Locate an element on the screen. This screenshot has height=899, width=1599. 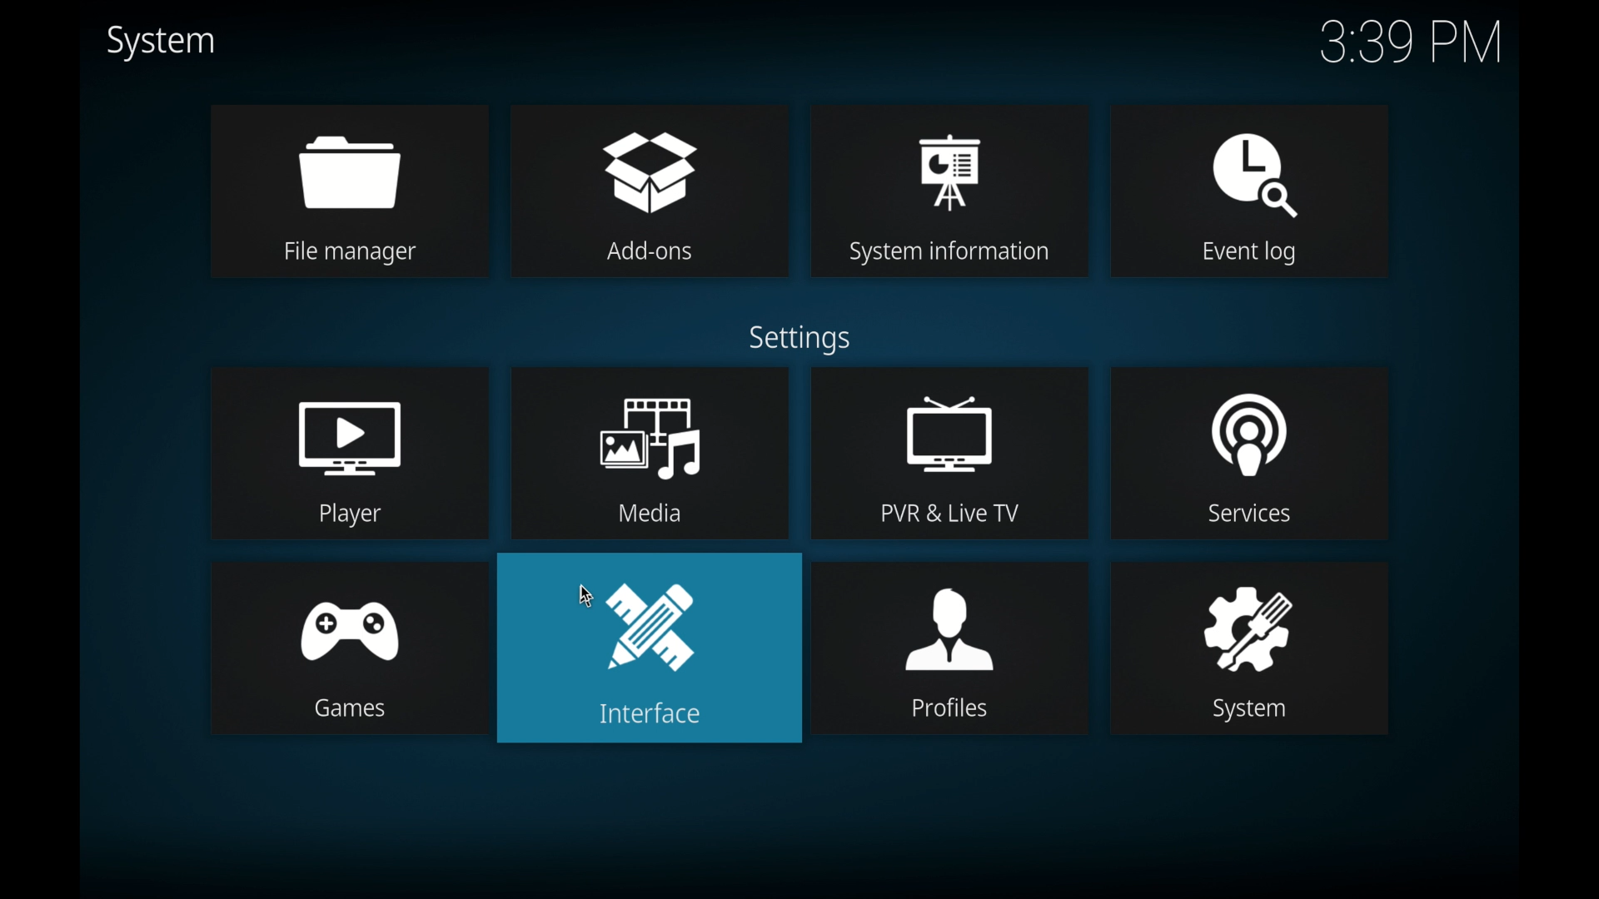
file manager is located at coordinates (348, 191).